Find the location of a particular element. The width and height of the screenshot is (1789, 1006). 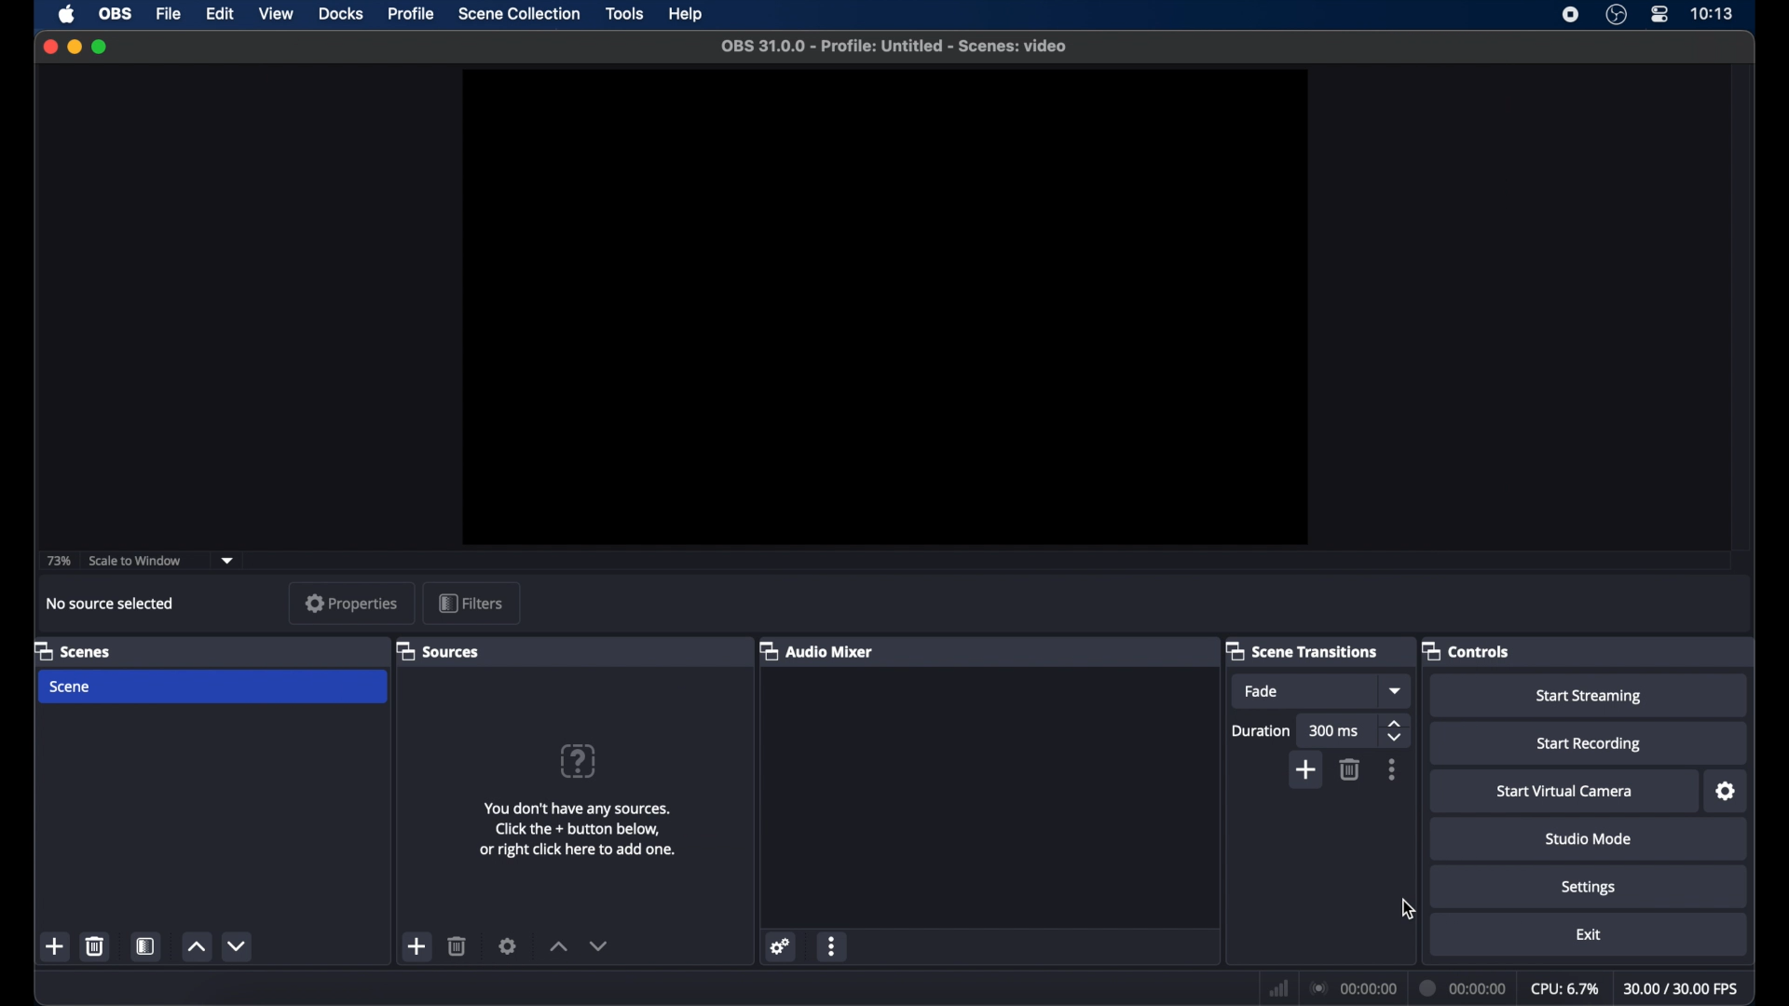

cpu is located at coordinates (1565, 989).